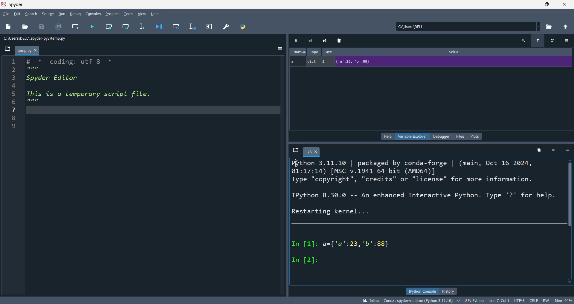 This screenshot has width=574, height=304. I want to click on open parent directory, so click(567, 27).